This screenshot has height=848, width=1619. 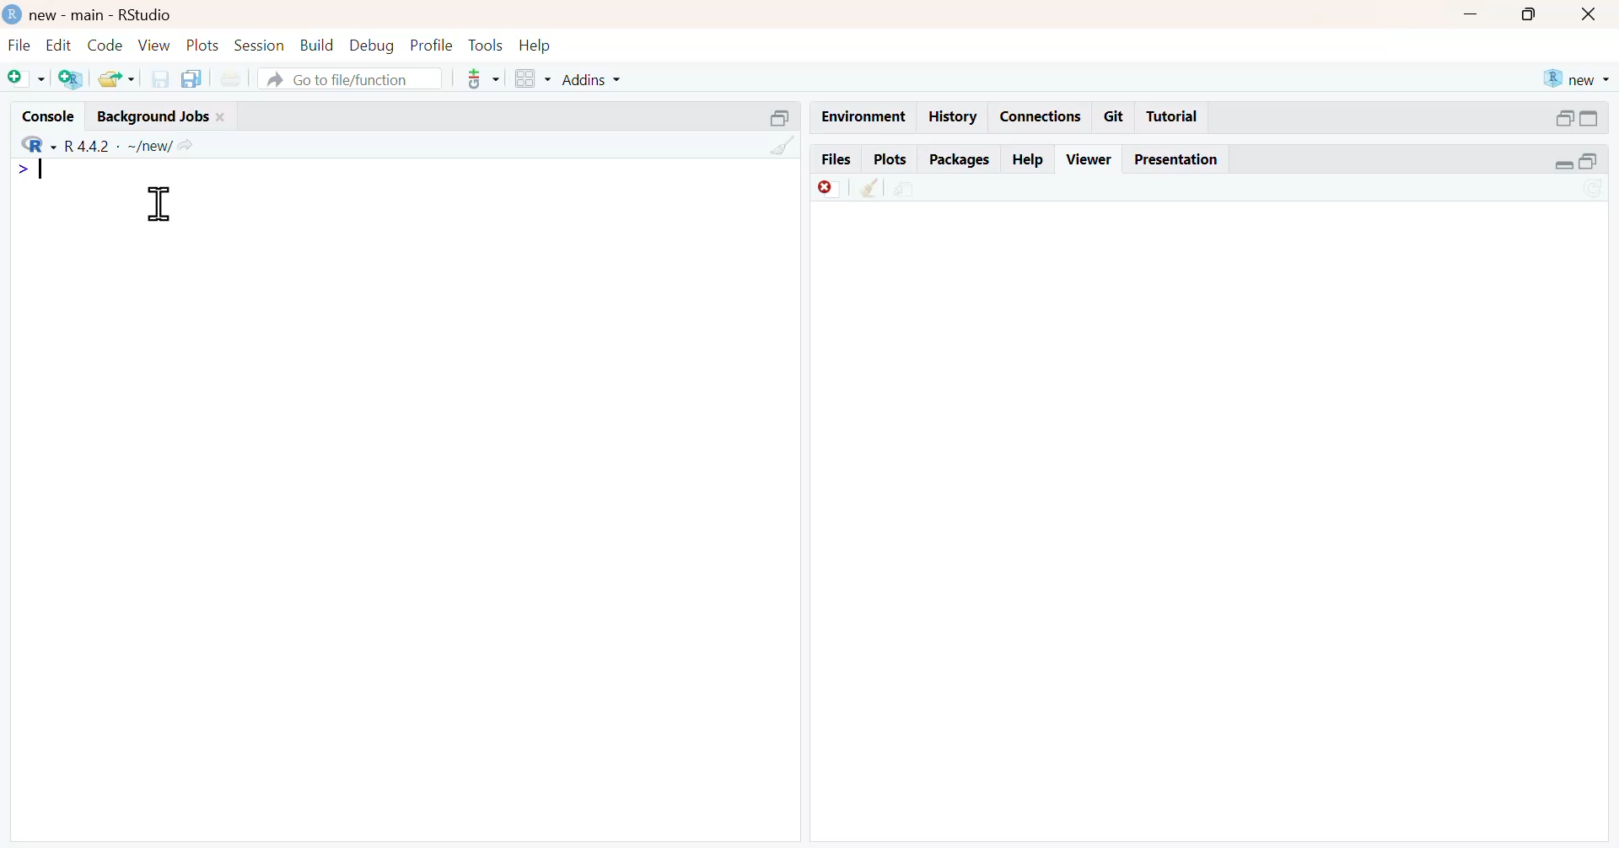 I want to click on cursor, so click(x=159, y=205).